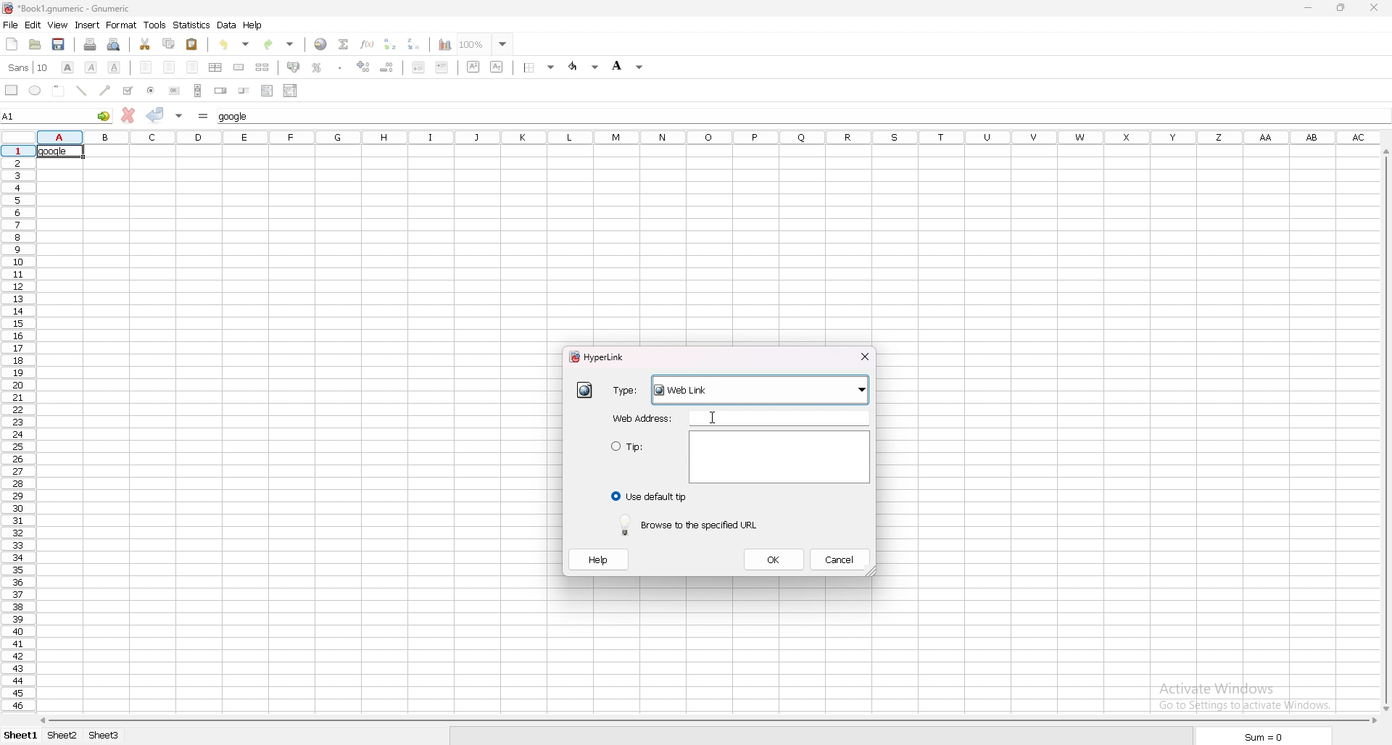 The width and height of the screenshot is (1392, 745). I want to click on ellipse, so click(36, 91).